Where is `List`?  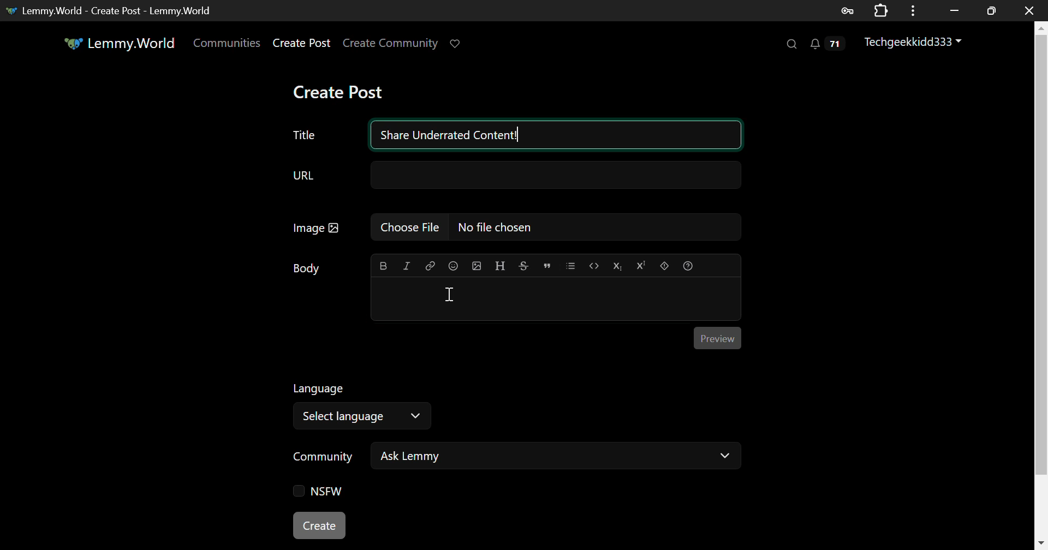 List is located at coordinates (570, 266).